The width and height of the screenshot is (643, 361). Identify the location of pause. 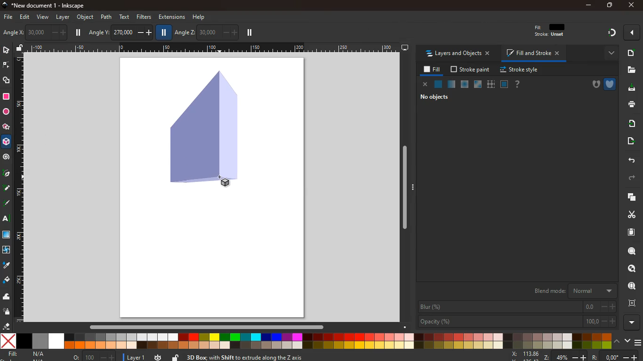
(249, 33).